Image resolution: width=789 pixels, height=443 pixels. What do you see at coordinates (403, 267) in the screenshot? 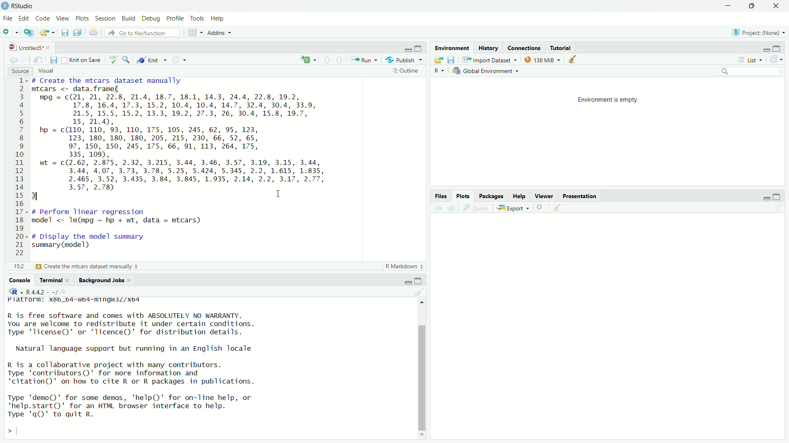
I see `R Markdown` at bounding box center [403, 267].